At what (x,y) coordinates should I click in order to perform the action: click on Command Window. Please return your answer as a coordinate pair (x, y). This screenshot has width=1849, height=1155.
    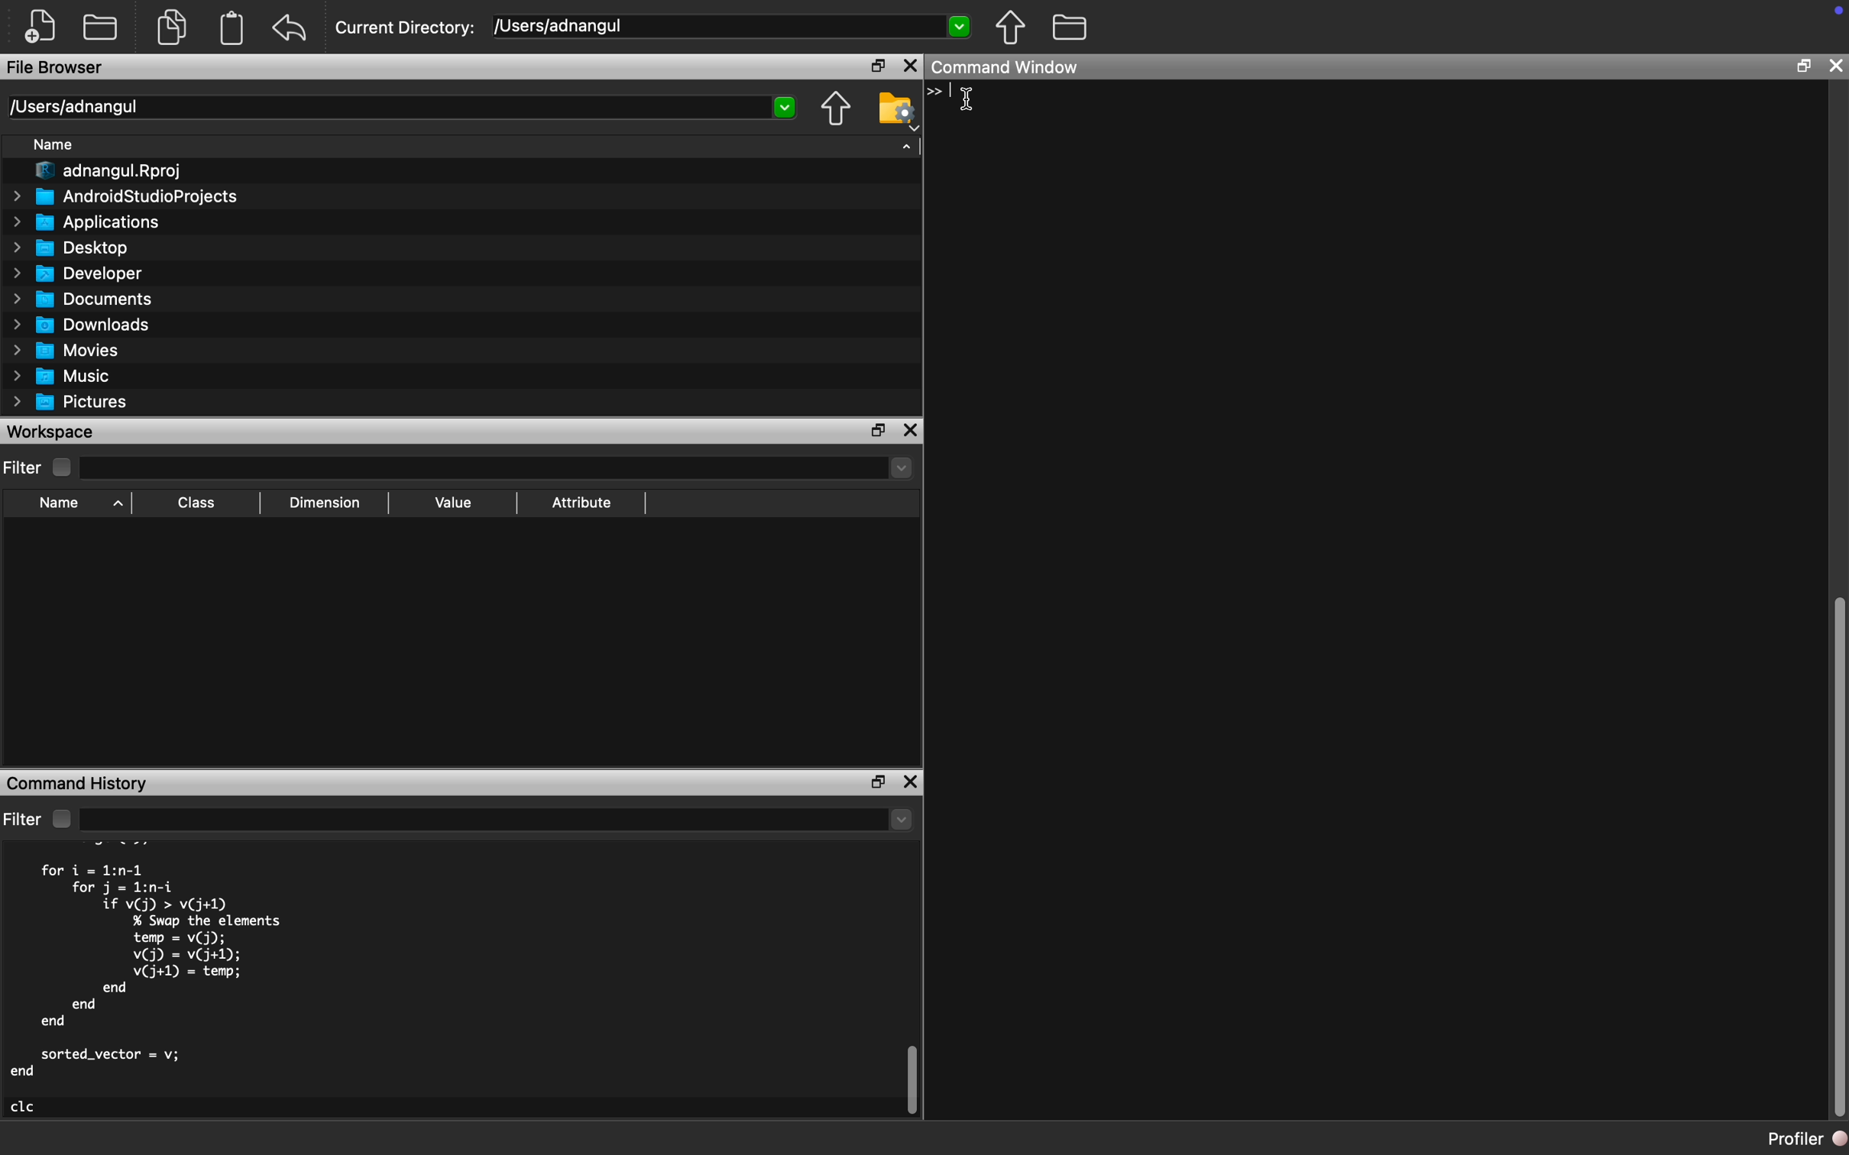
    Looking at the image, I should click on (1006, 66).